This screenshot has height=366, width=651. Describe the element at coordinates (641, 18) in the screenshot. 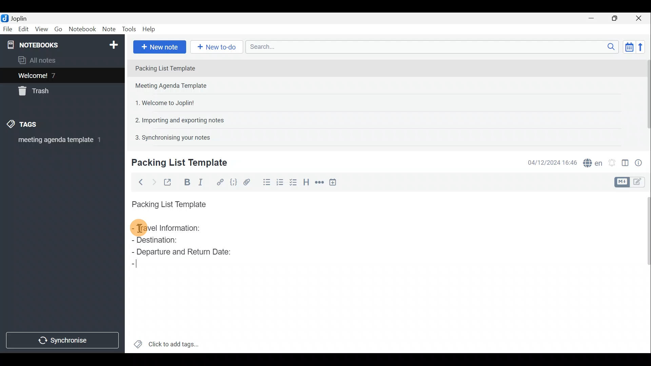

I see `Close` at that location.